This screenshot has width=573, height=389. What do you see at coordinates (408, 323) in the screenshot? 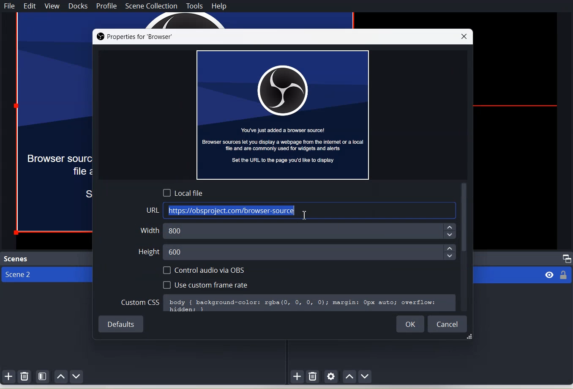
I see `OK` at bounding box center [408, 323].